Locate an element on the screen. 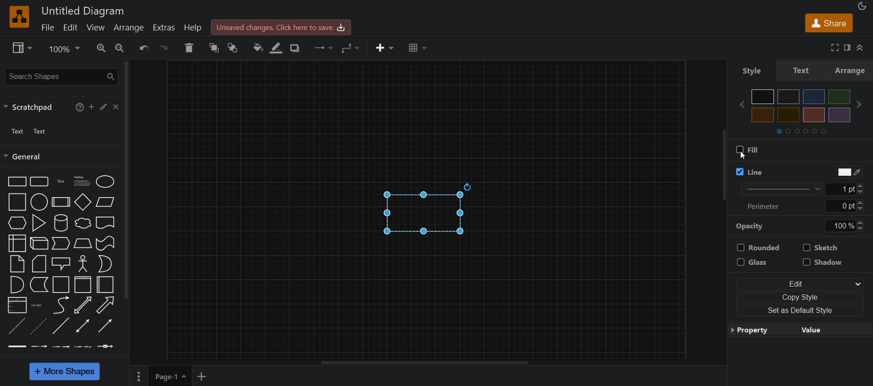 This screenshot has height=386, width=873. diamond is located at coordinates (84, 201).